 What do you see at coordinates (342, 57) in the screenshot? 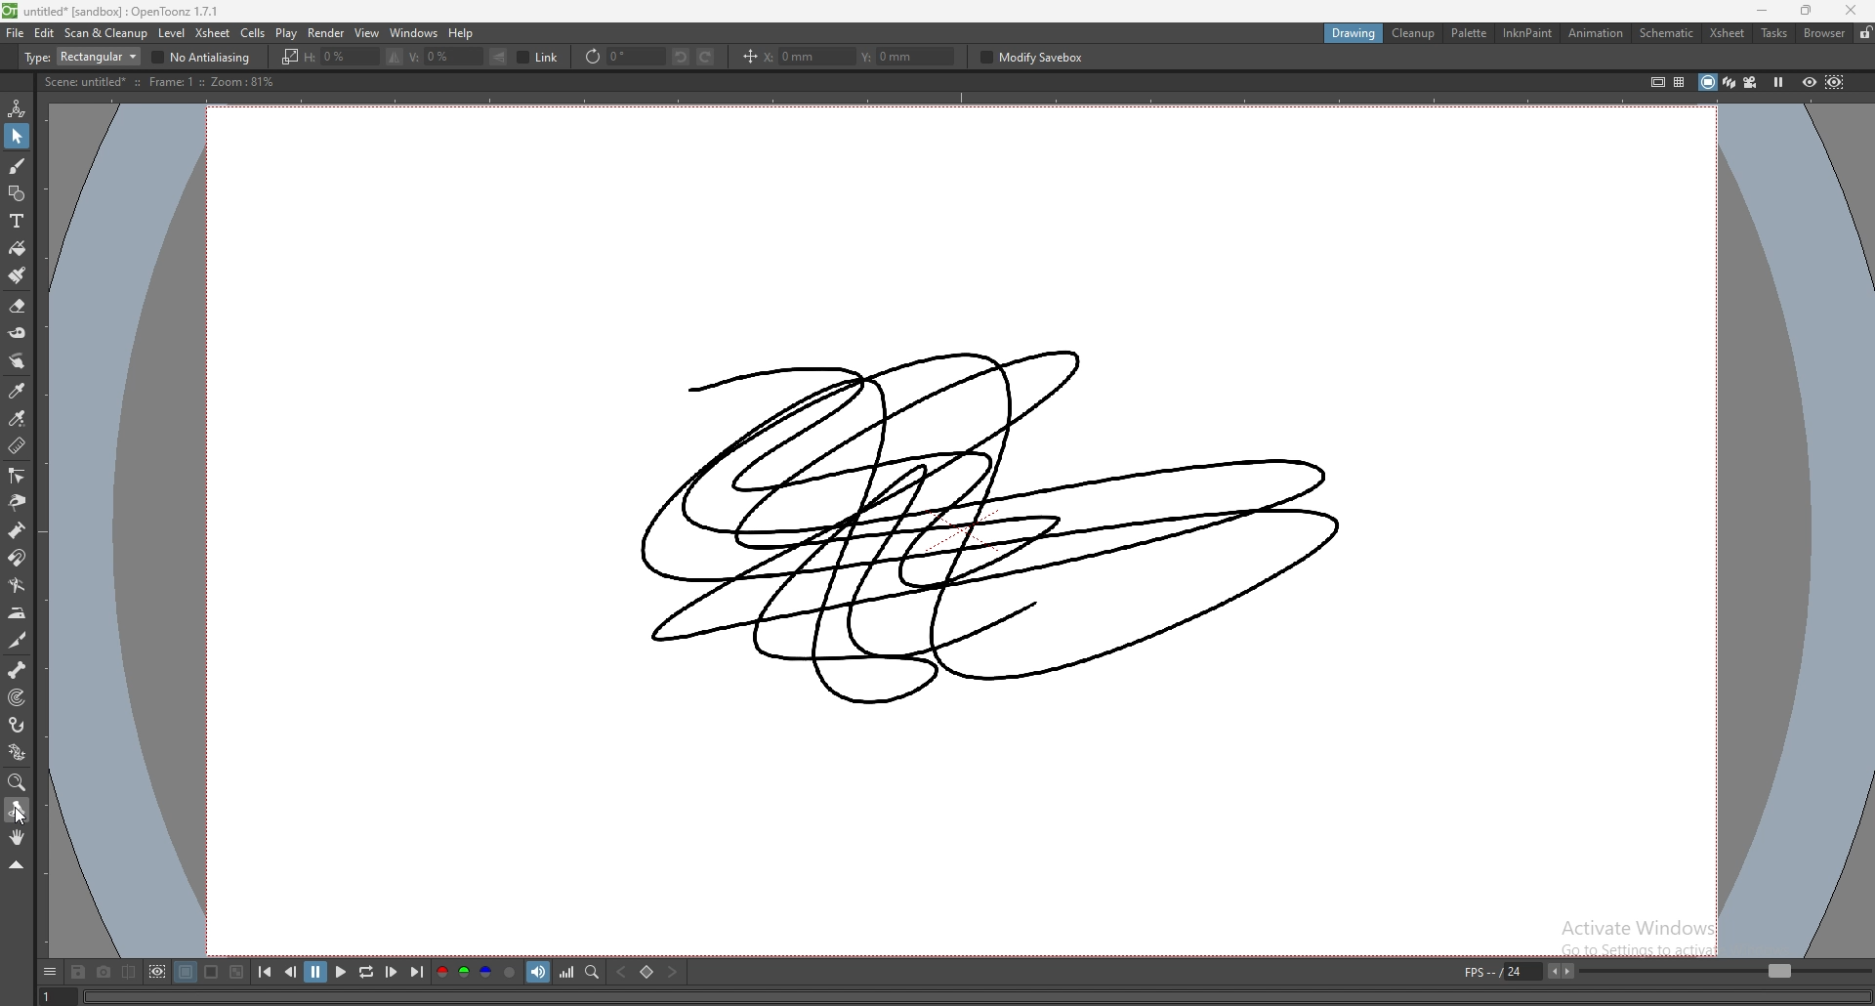
I see `horizontal` at bounding box center [342, 57].